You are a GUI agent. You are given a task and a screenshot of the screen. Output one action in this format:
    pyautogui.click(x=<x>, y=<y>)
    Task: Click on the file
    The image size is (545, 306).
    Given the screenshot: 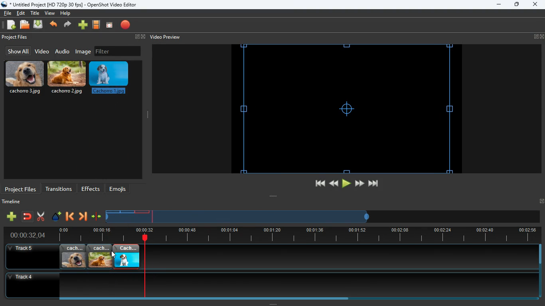 What is the action you would take?
    pyautogui.click(x=8, y=12)
    